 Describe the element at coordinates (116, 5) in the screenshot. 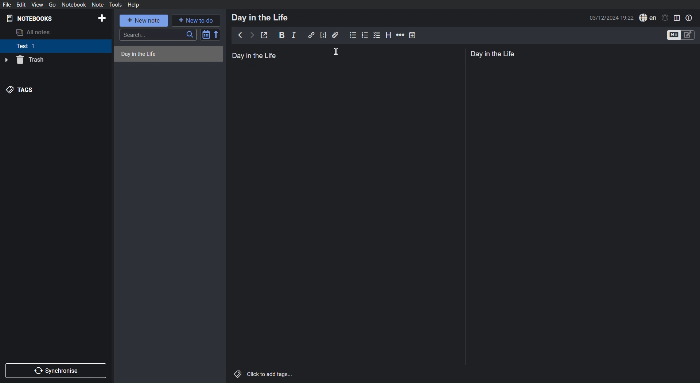

I see `Tools` at that location.